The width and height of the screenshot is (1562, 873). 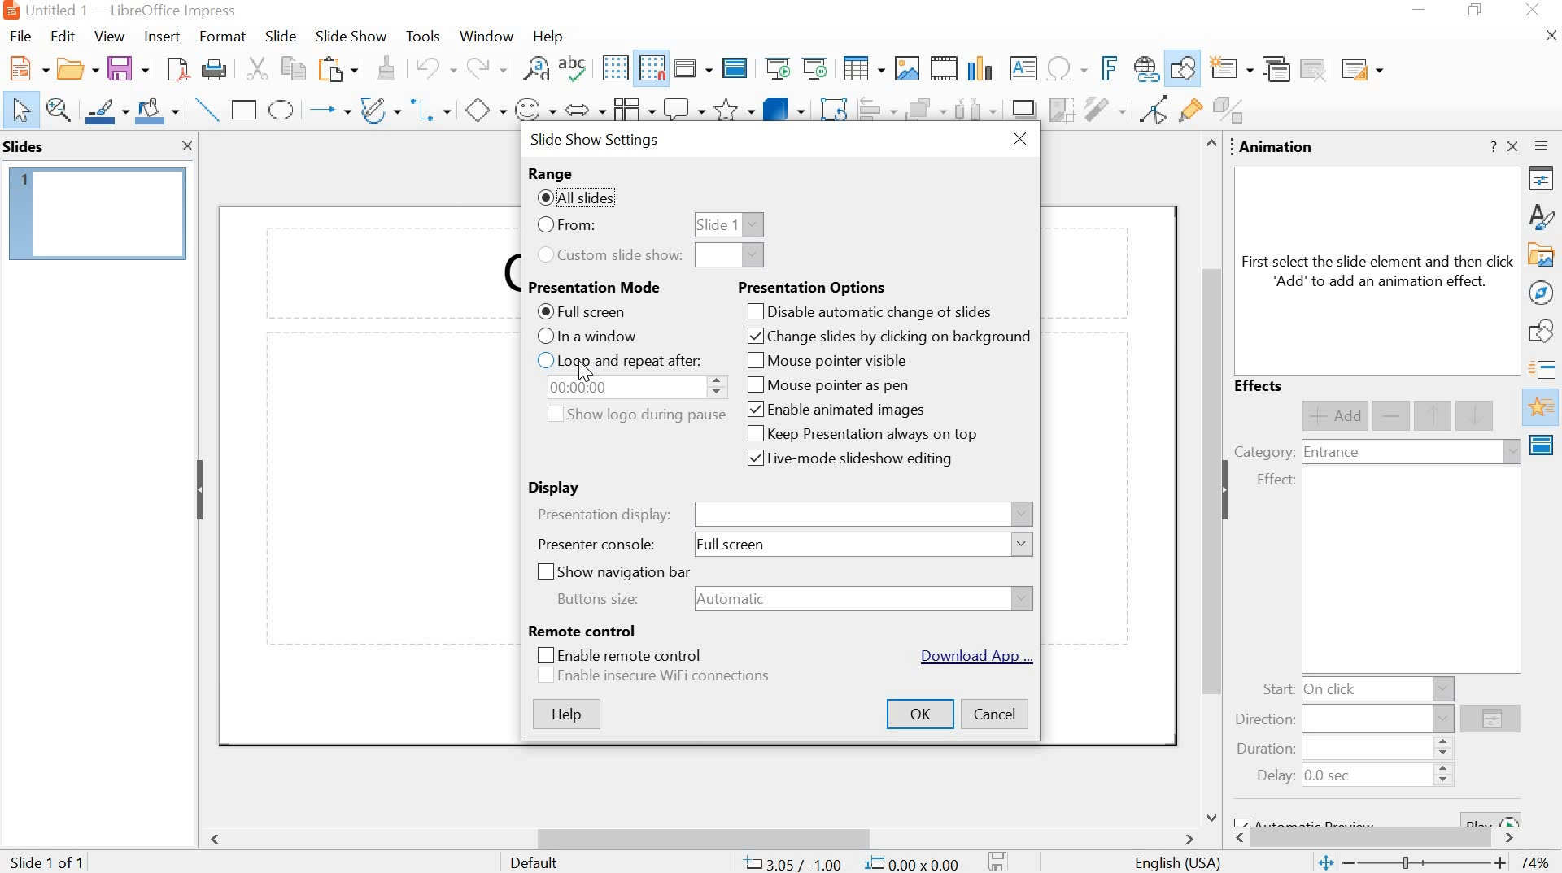 What do you see at coordinates (730, 256) in the screenshot?
I see `dropdown` at bounding box center [730, 256].